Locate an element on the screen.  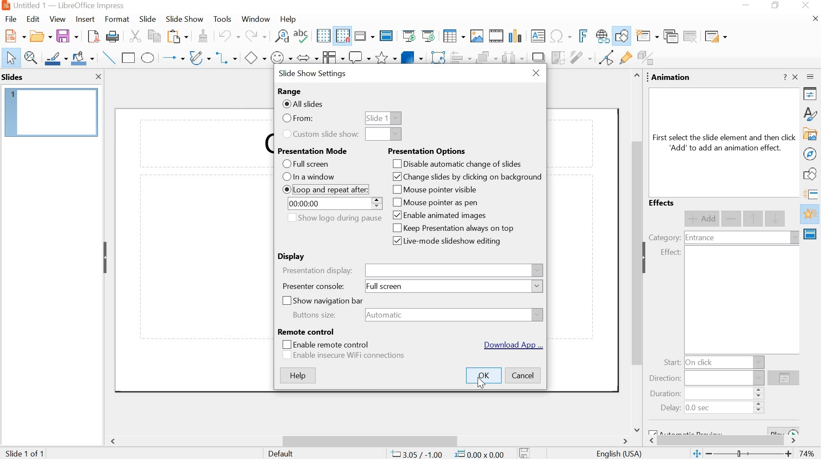
adjustment bar is located at coordinates (750, 454).